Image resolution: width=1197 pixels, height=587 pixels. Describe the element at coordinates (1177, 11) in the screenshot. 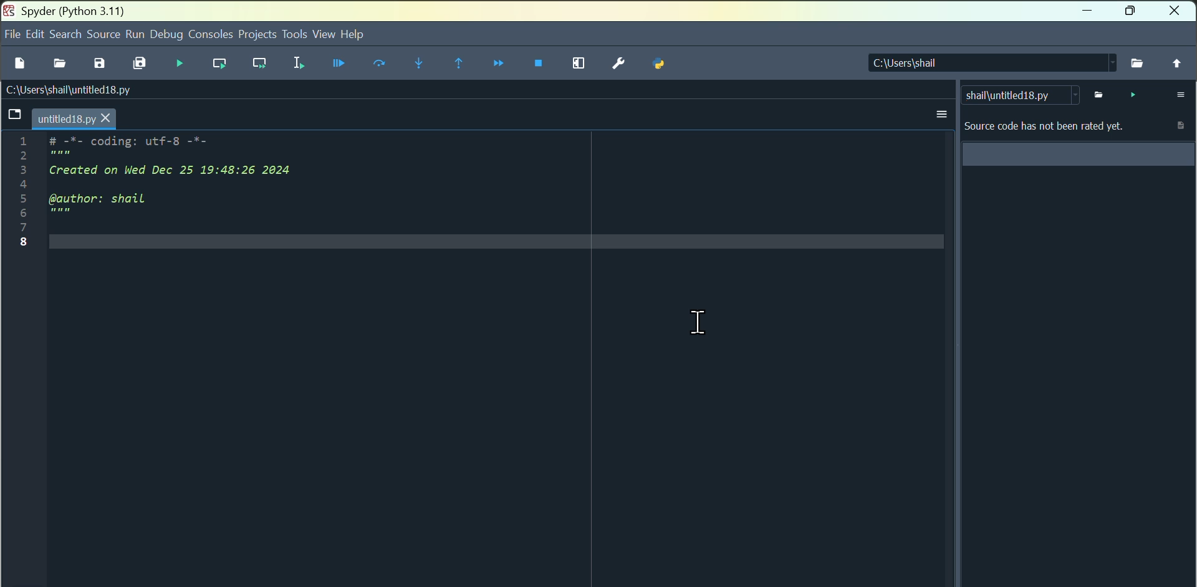

I see `Close` at that location.